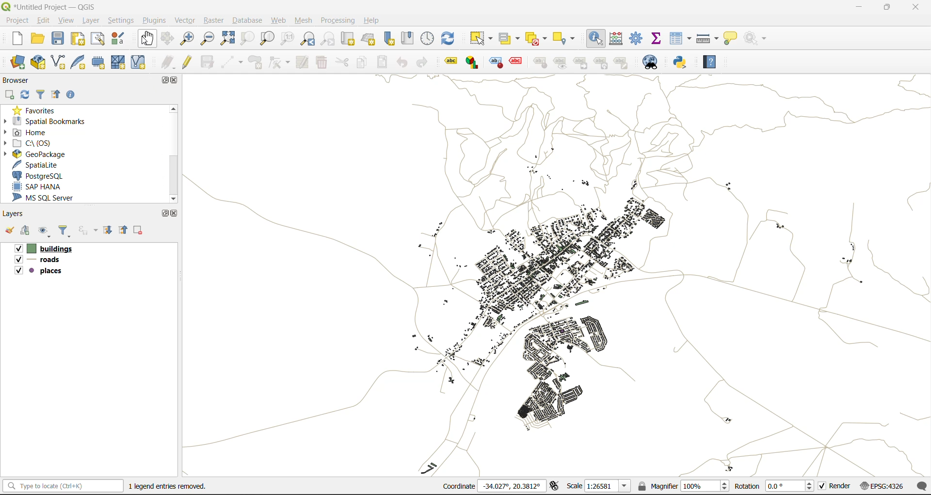 This screenshot has height=495, width=931. What do you see at coordinates (214, 20) in the screenshot?
I see `raster` at bounding box center [214, 20].